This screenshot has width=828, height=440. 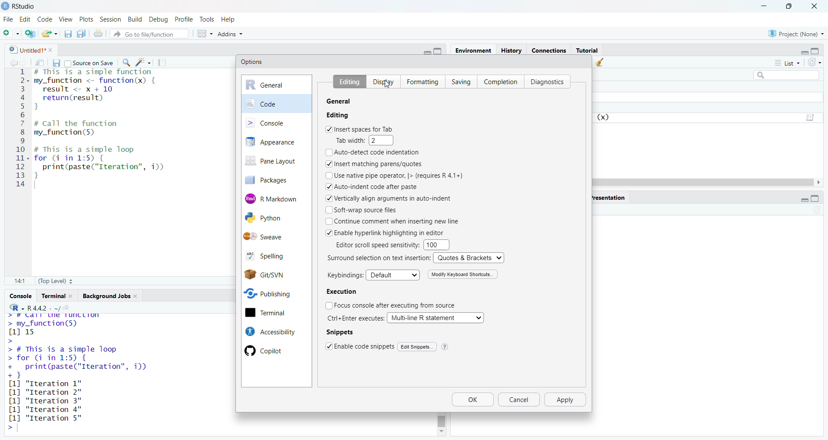 I want to click on Enable hyperlink highlighting in editor, so click(x=388, y=233).